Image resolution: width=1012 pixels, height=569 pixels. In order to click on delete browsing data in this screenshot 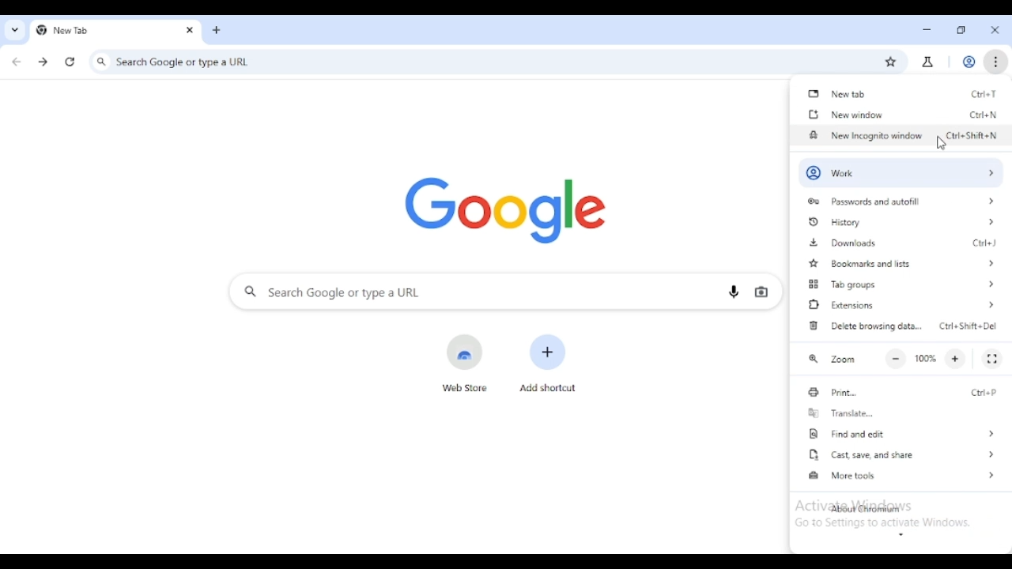, I will do `click(864, 326)`.